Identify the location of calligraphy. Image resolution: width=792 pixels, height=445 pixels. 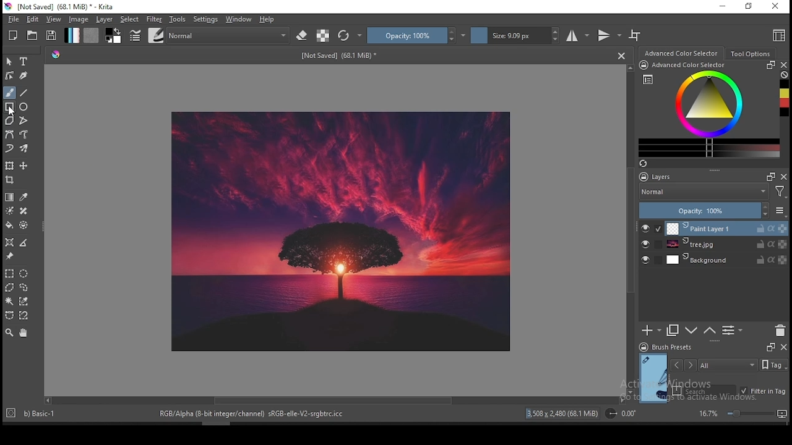
(23, 75).